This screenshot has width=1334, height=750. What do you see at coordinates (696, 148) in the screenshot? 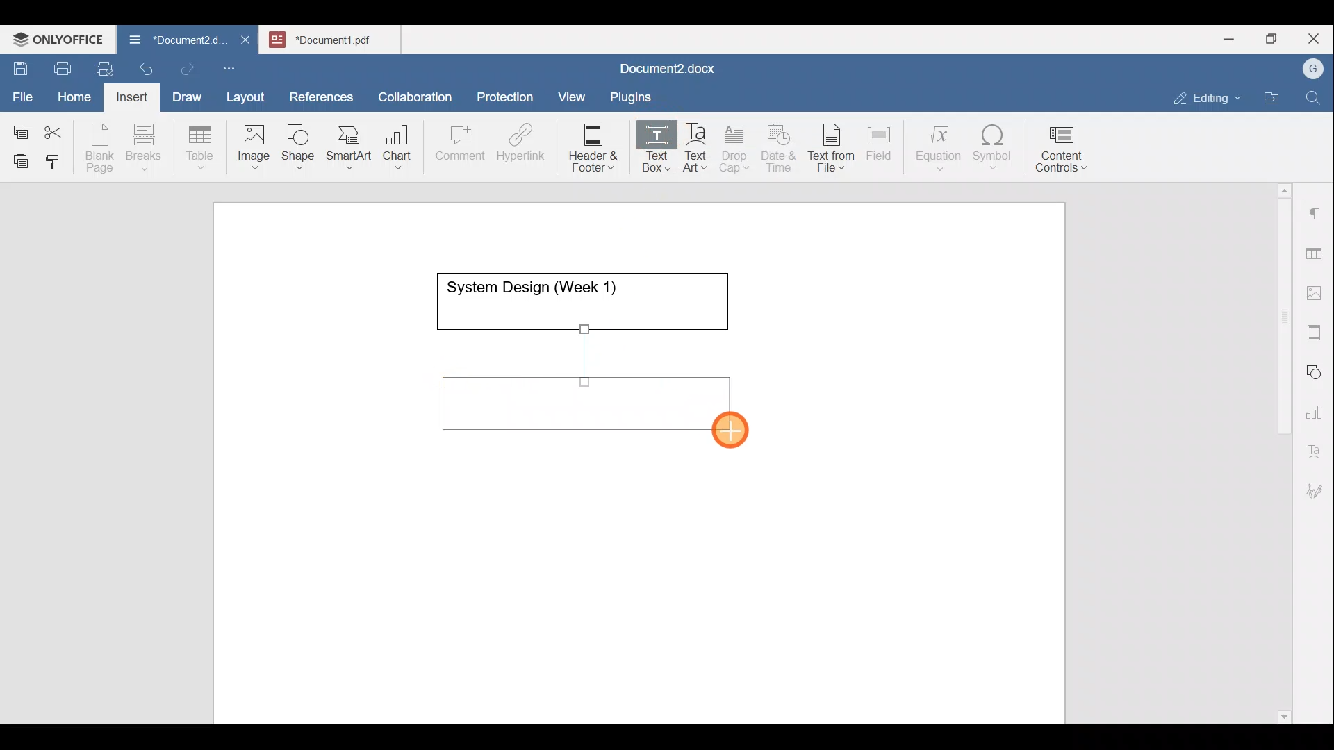
I see `Text Art` at bounding box center [696, 148].